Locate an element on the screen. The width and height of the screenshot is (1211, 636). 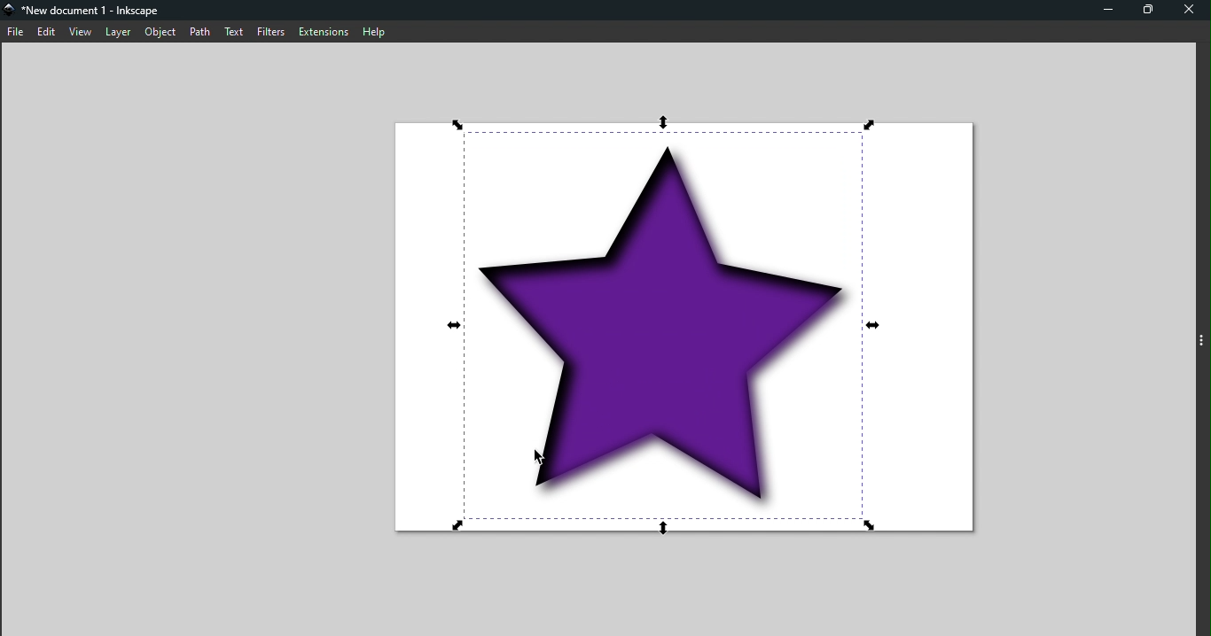
Maximize is located at coordinates (1153, 9).